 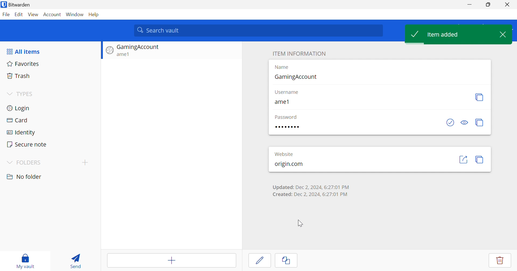 What do you see at coordinates (25, 260) in the screenshot?
I see `My vault` at bounding box center [25, 260].